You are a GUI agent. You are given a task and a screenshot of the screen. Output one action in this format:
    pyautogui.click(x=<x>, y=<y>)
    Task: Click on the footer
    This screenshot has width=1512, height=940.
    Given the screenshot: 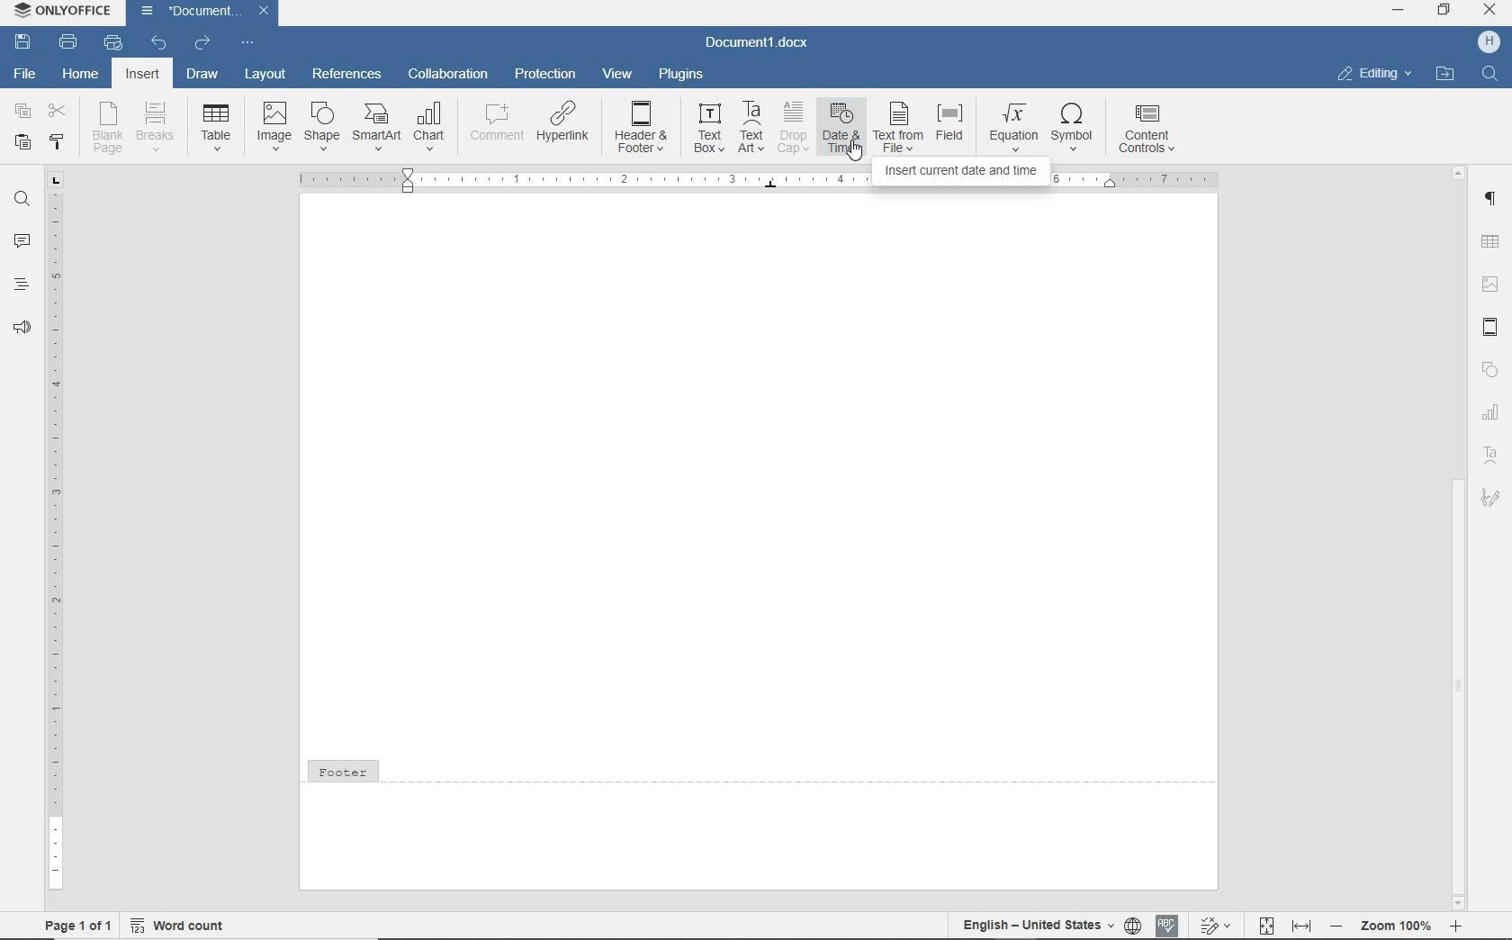 What is the action you would take?
    pyautogui.click(x=759, y=821)
    